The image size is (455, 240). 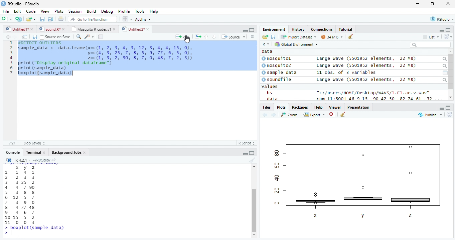 What do you see at coordinates (4, 4) in the screenshot?
I see `Logo` at bounding box center [4, 4].